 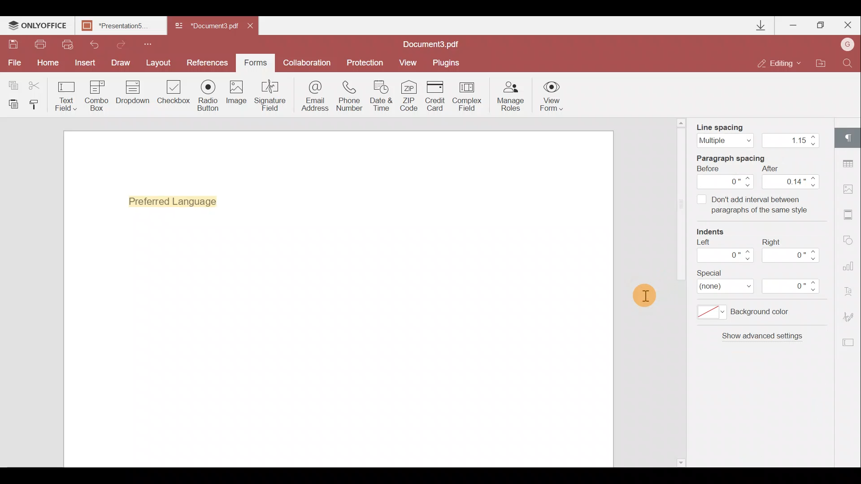 I want to click on Radio button, so click(x=208, y=95).